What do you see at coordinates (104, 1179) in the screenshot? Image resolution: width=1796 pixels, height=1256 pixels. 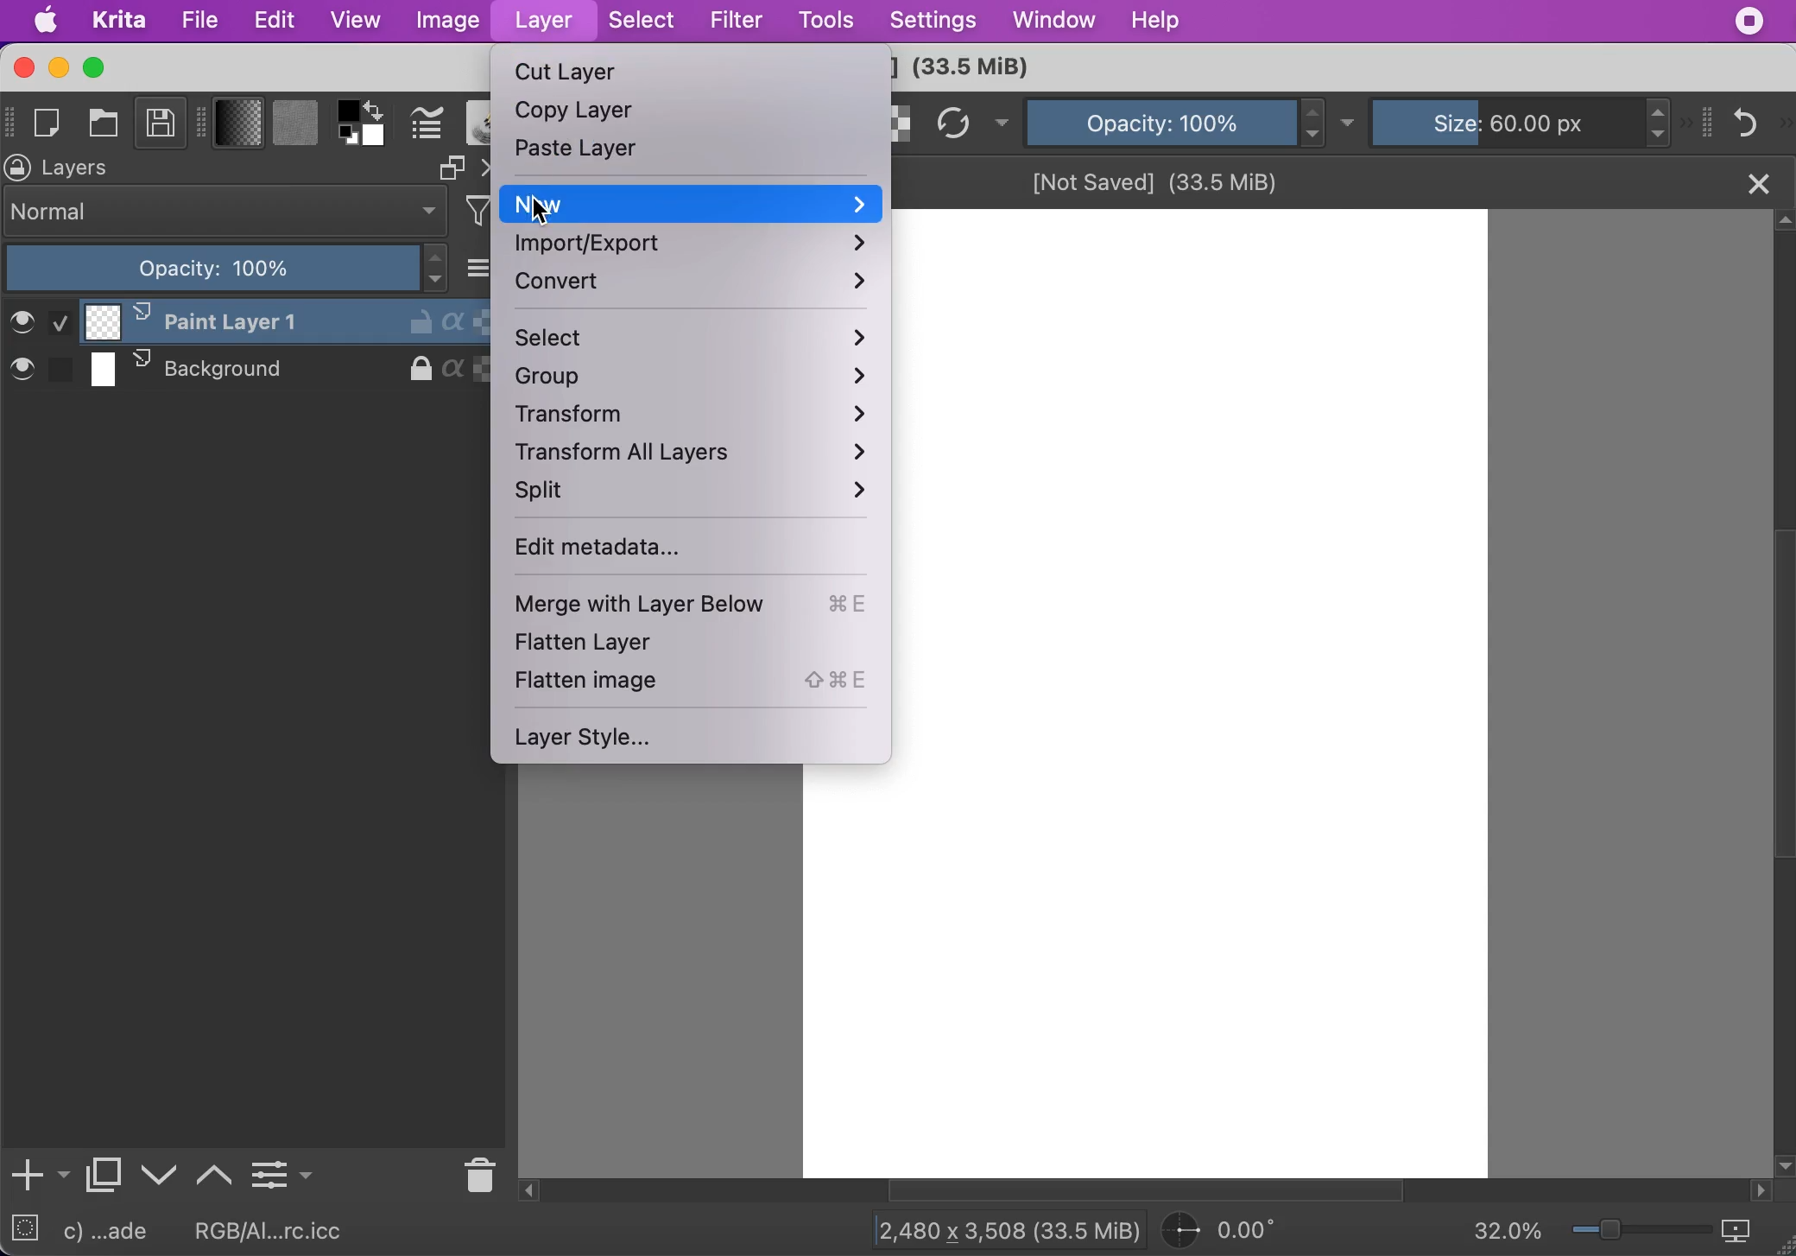 I see `duplicate layer or mask` at bounding box center [104, 1179].